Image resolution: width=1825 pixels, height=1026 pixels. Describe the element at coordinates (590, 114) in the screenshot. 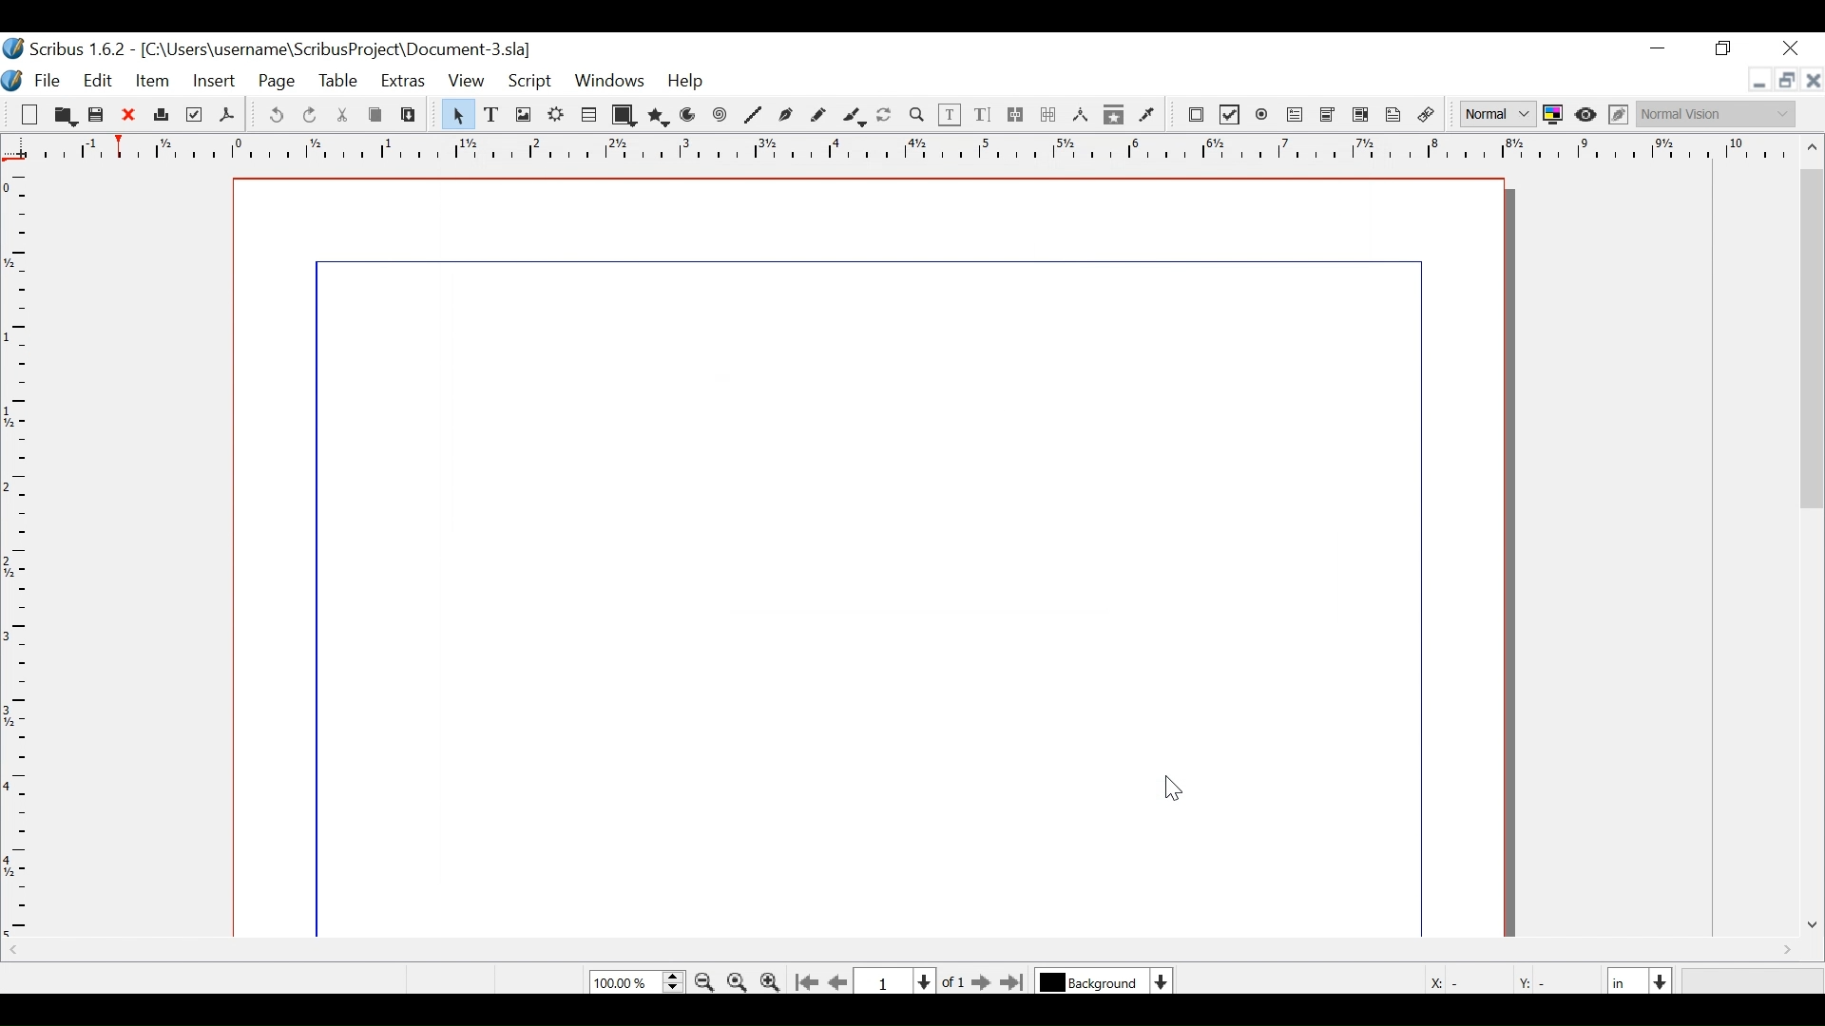

I see `Table` at that location.